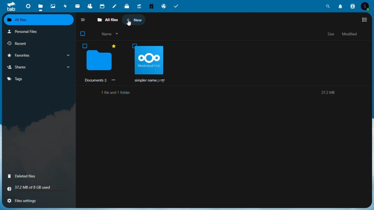  I want to click on Tasks, so click(176, 6).